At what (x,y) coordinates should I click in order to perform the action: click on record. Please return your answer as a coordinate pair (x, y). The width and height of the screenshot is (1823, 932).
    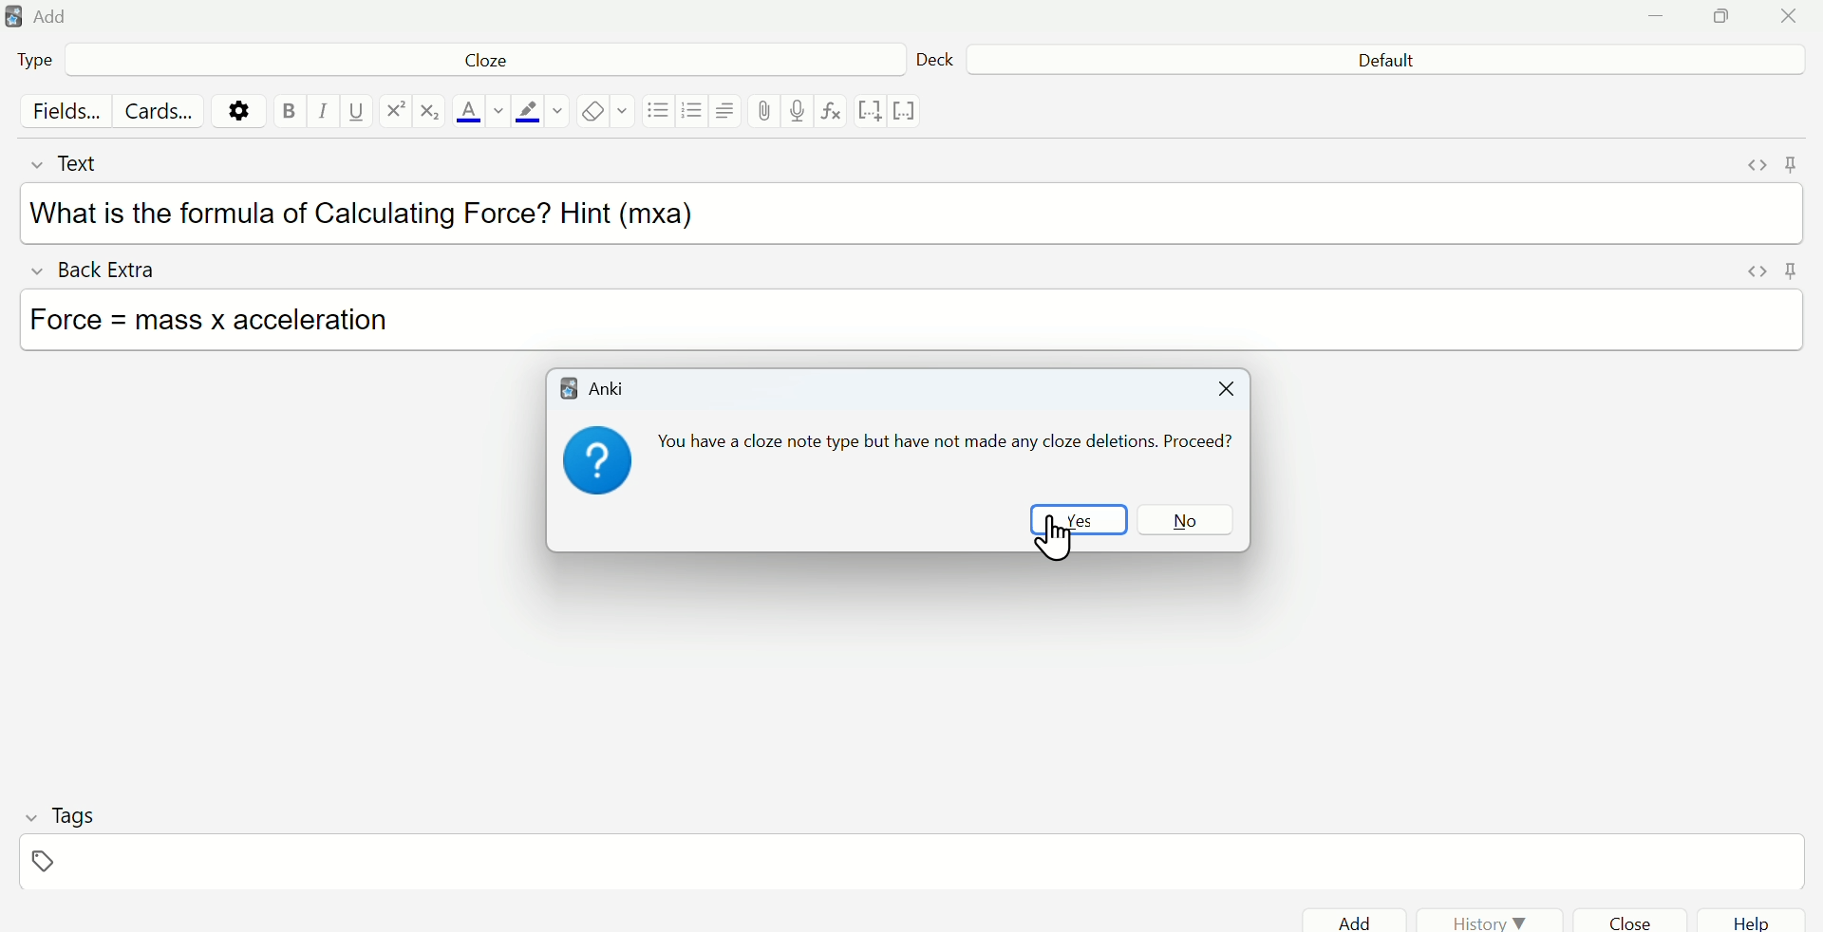
    Looking at the image, I should click on (799, 112).